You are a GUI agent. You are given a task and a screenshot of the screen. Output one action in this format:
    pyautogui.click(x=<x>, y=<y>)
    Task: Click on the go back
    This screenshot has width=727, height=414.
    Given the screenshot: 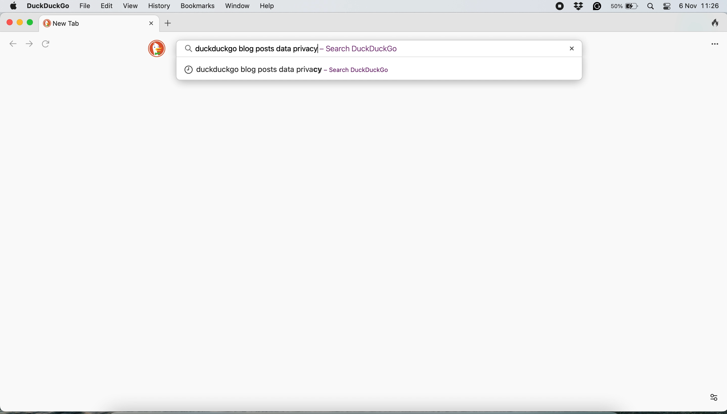 What is the action you would take?
    pyautogui.click(x=12, y=44)
    